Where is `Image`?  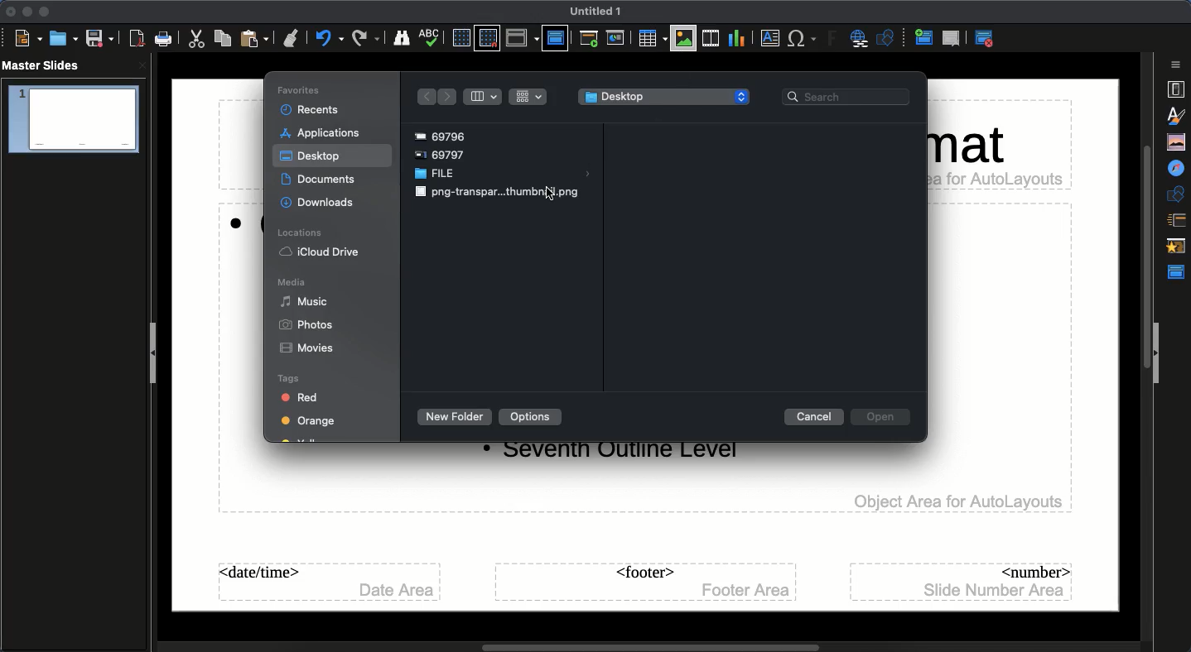 Image is located at coordinates (497, 194).